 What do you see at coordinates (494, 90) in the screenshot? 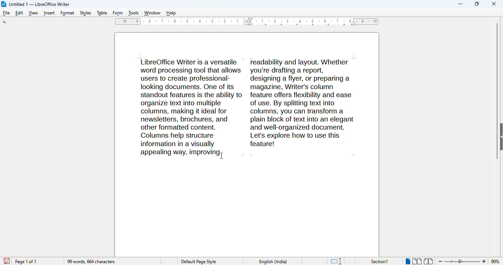
I see `vertical scroll bar` at bounding box center [494, 90].